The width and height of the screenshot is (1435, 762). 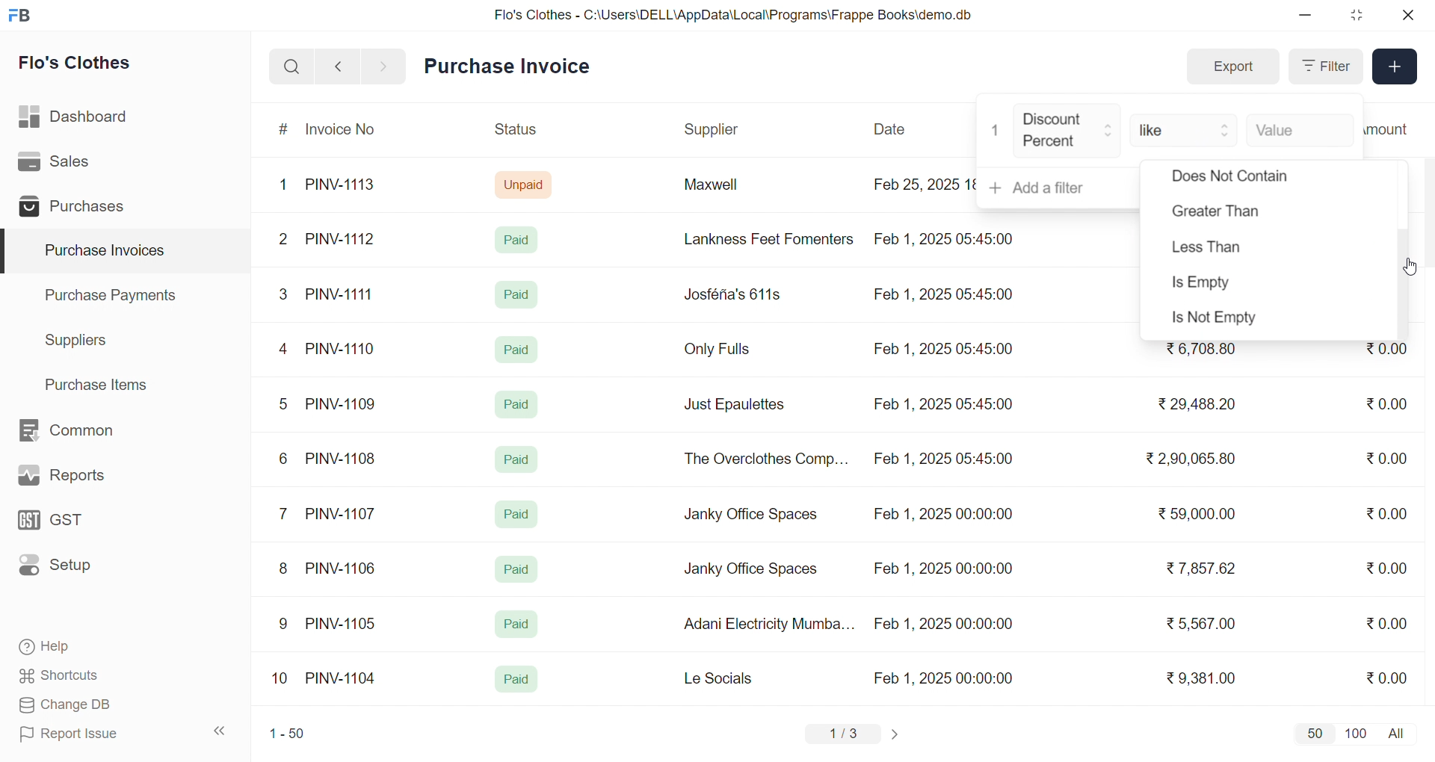 What do you see at coordinates (517, 459) in the screenshot?
I see `Paid` at bounding box center [517, 459].